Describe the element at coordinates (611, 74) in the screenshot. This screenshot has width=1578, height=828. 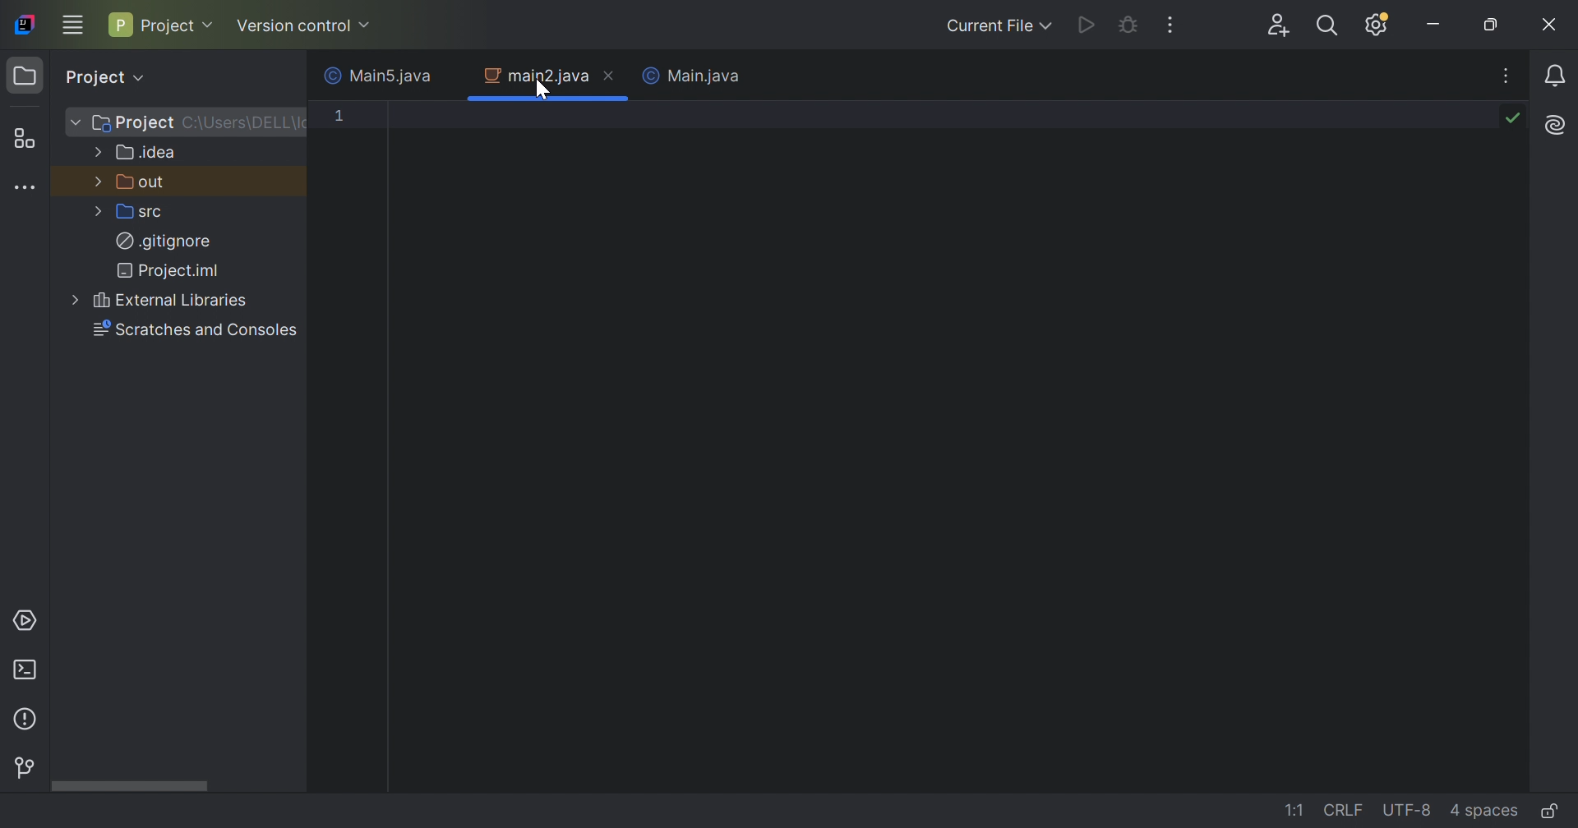
I see `Close` at that location.